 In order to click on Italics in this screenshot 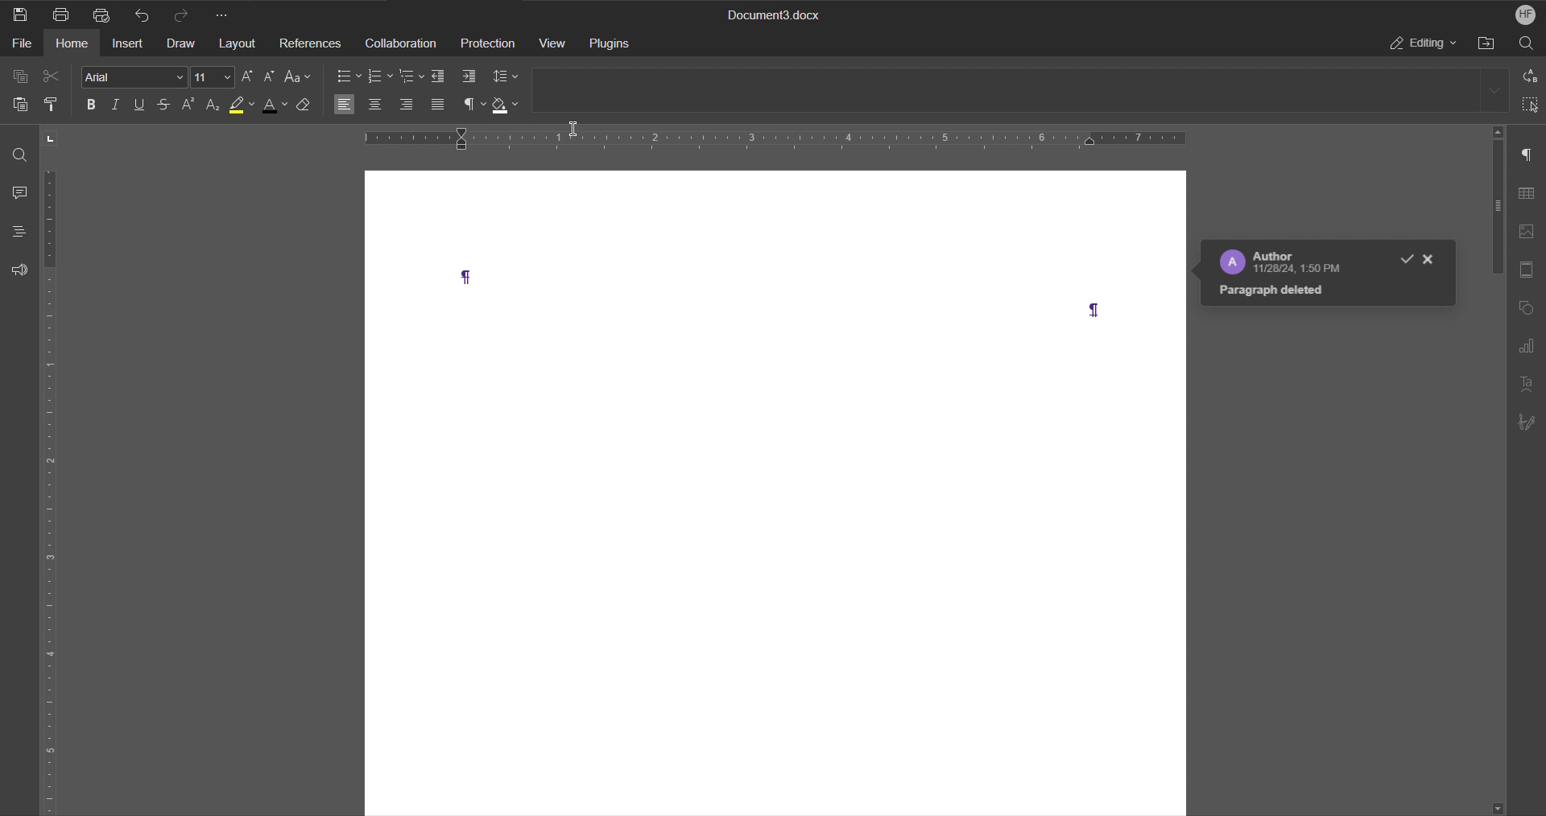, I will do `click(116, 104)`.